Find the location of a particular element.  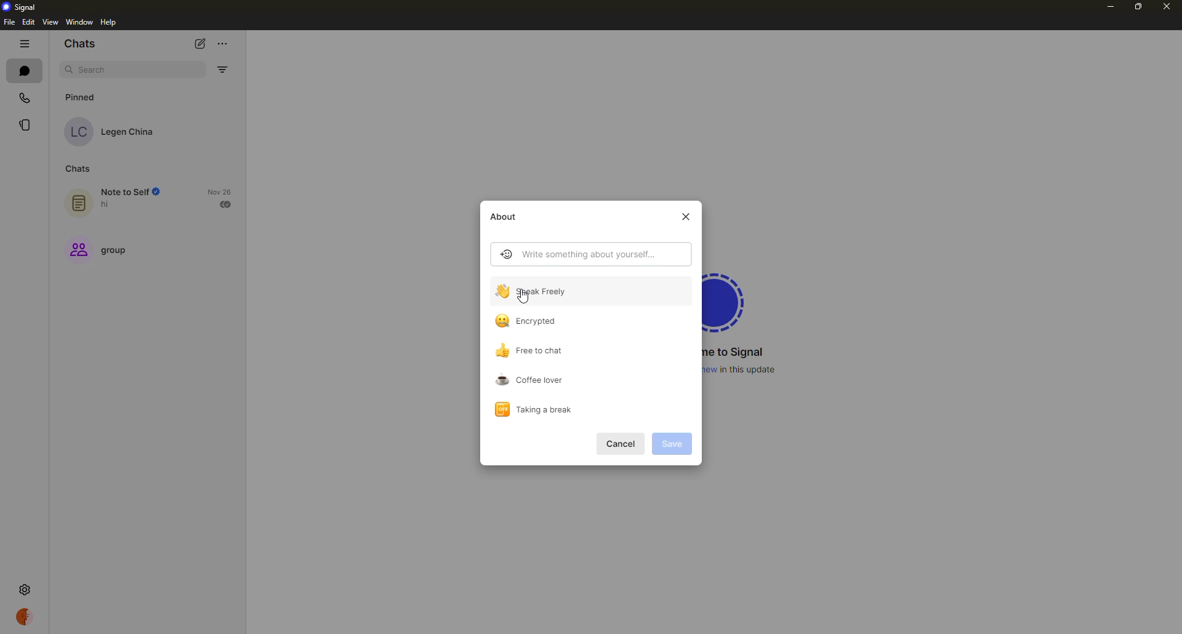

contact is located at coordinates (113, 131).